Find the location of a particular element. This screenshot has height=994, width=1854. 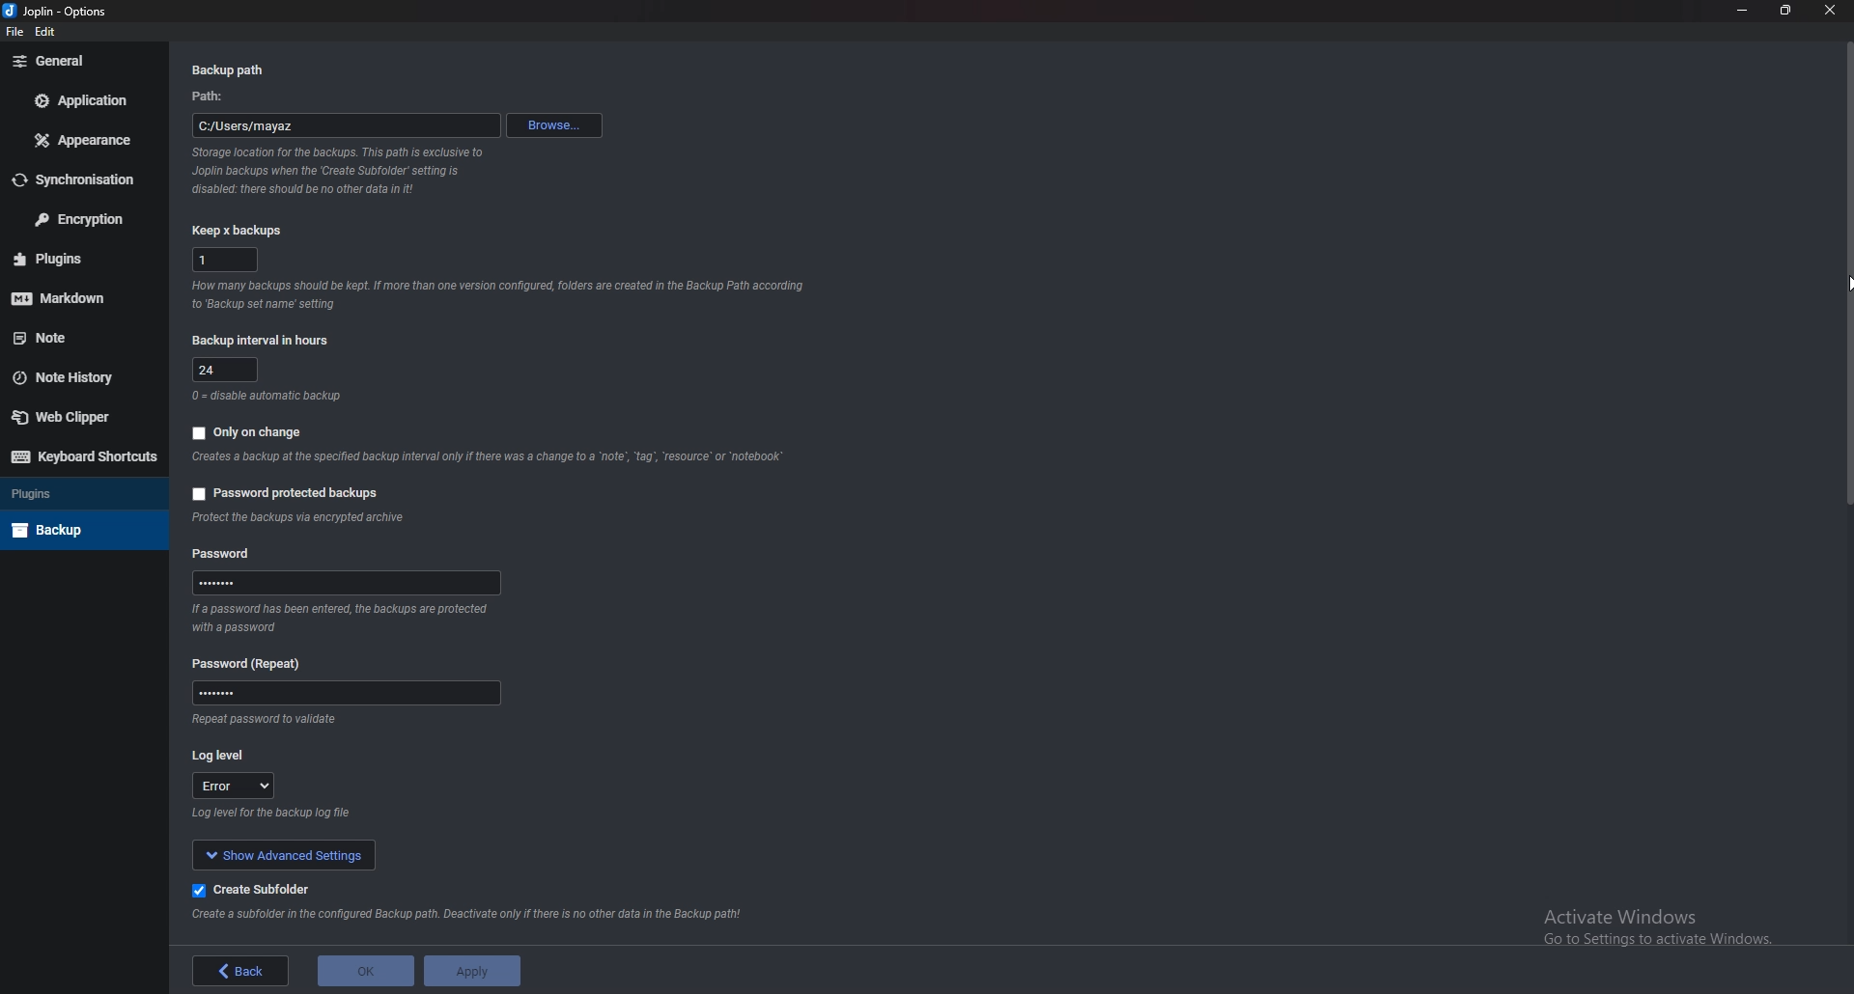

Resize is located at coordinates (1787, 11).